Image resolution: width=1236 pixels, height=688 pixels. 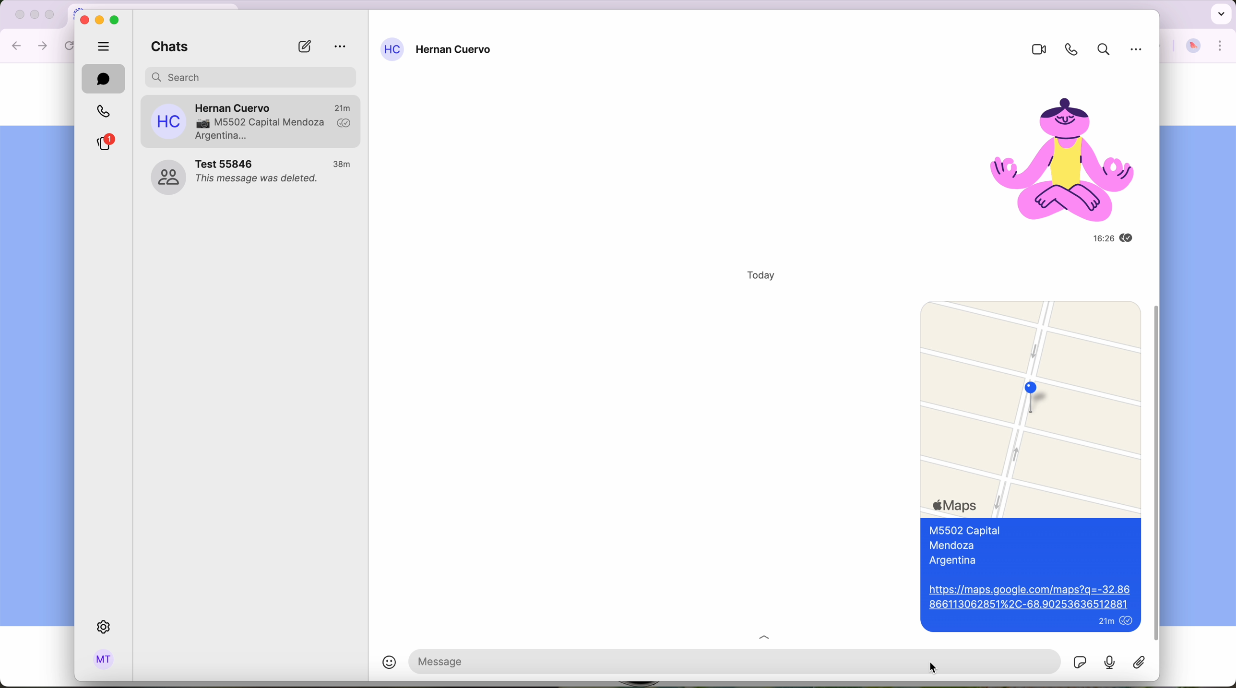 What do you see at coordinates (201, 124) in the screenshot?
I see `camera emoji` at bounding box center [201, 124].